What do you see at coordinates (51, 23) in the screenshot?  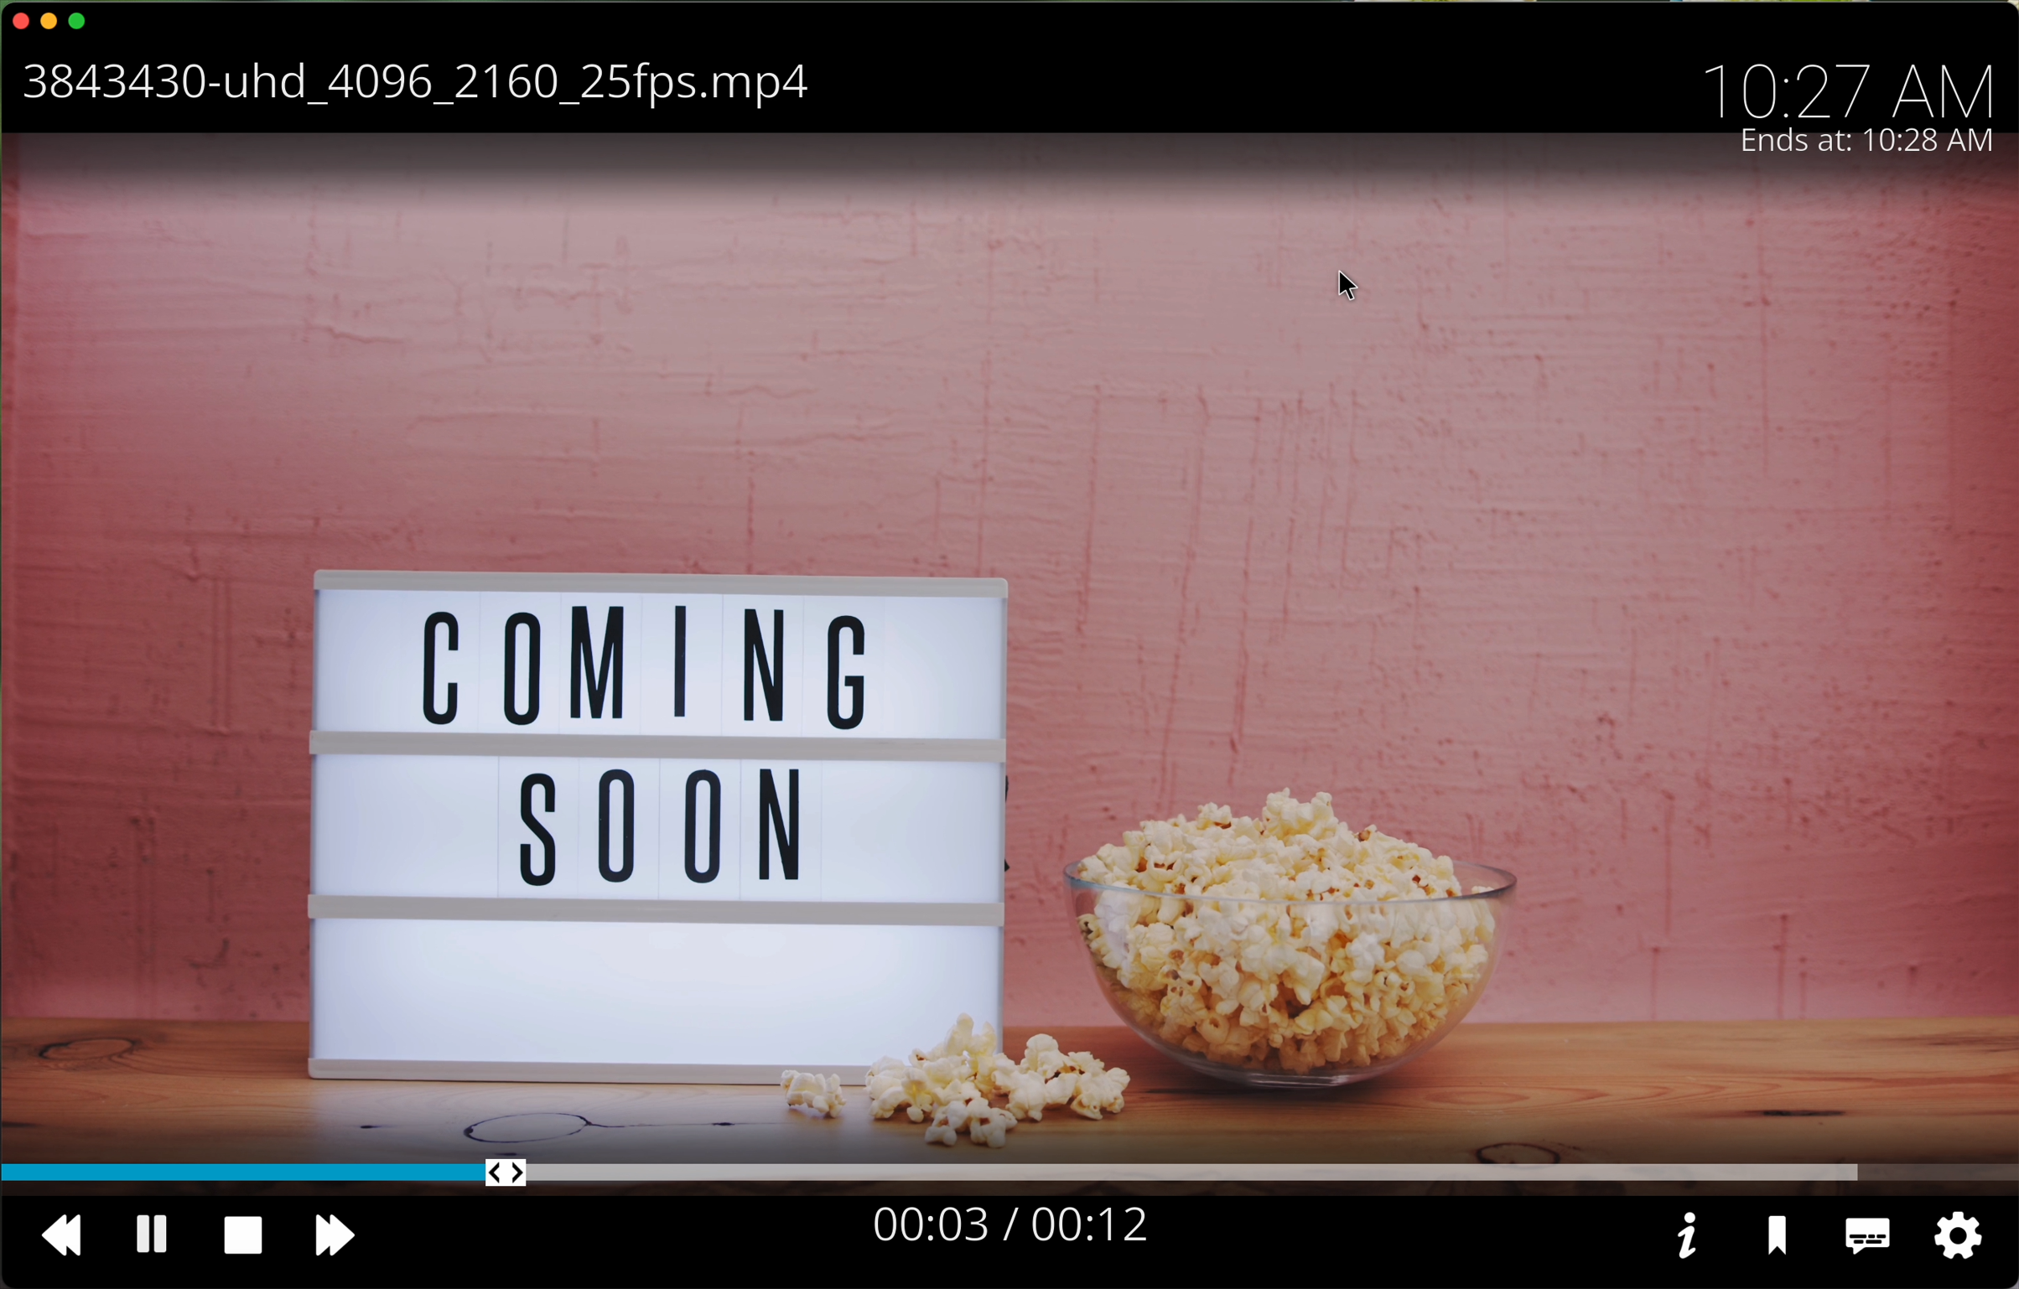 I see `minimise` at bounding box center [51, 23].